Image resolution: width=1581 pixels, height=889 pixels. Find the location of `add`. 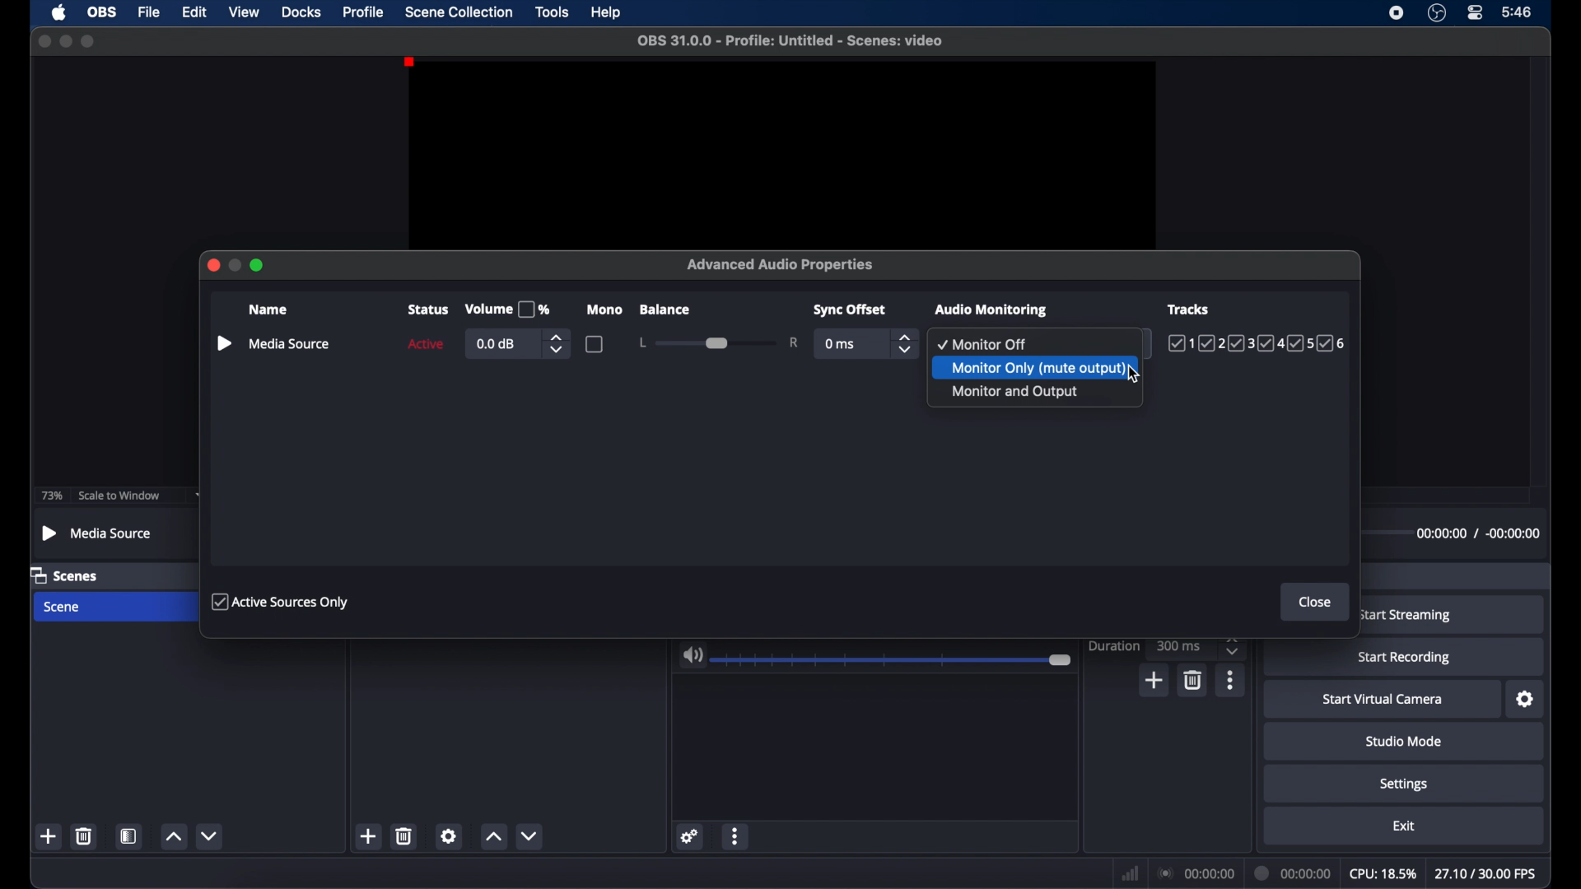

add is located at coordinates (1155, 680).